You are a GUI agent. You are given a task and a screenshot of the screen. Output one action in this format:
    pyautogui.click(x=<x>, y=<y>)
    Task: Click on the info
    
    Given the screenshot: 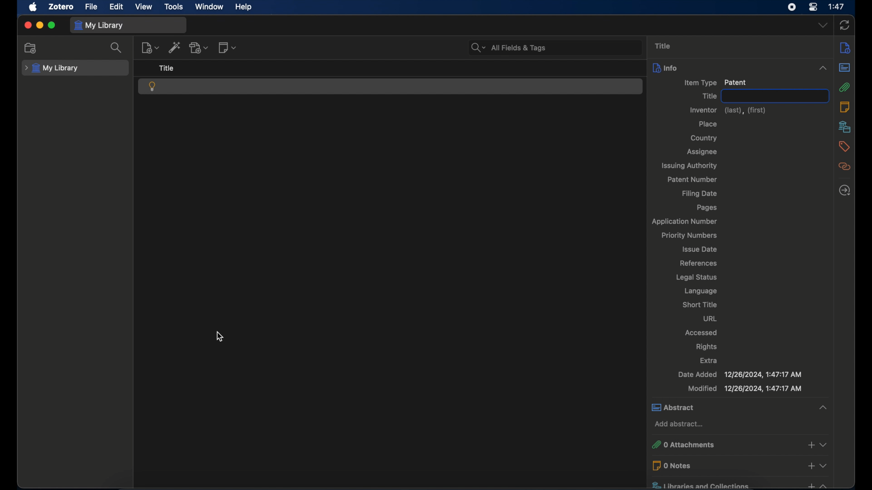 What is the action you would take?
    pyautogui.click(x=845, y=48)
    